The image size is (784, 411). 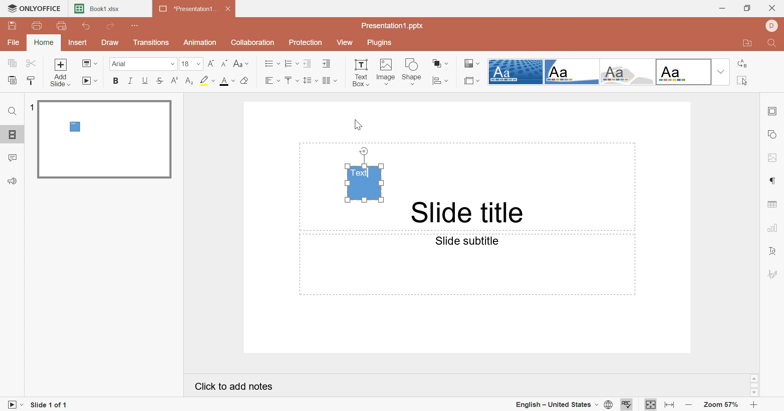 I want to click on Book1.xlsx, so click(x=98, y=10).